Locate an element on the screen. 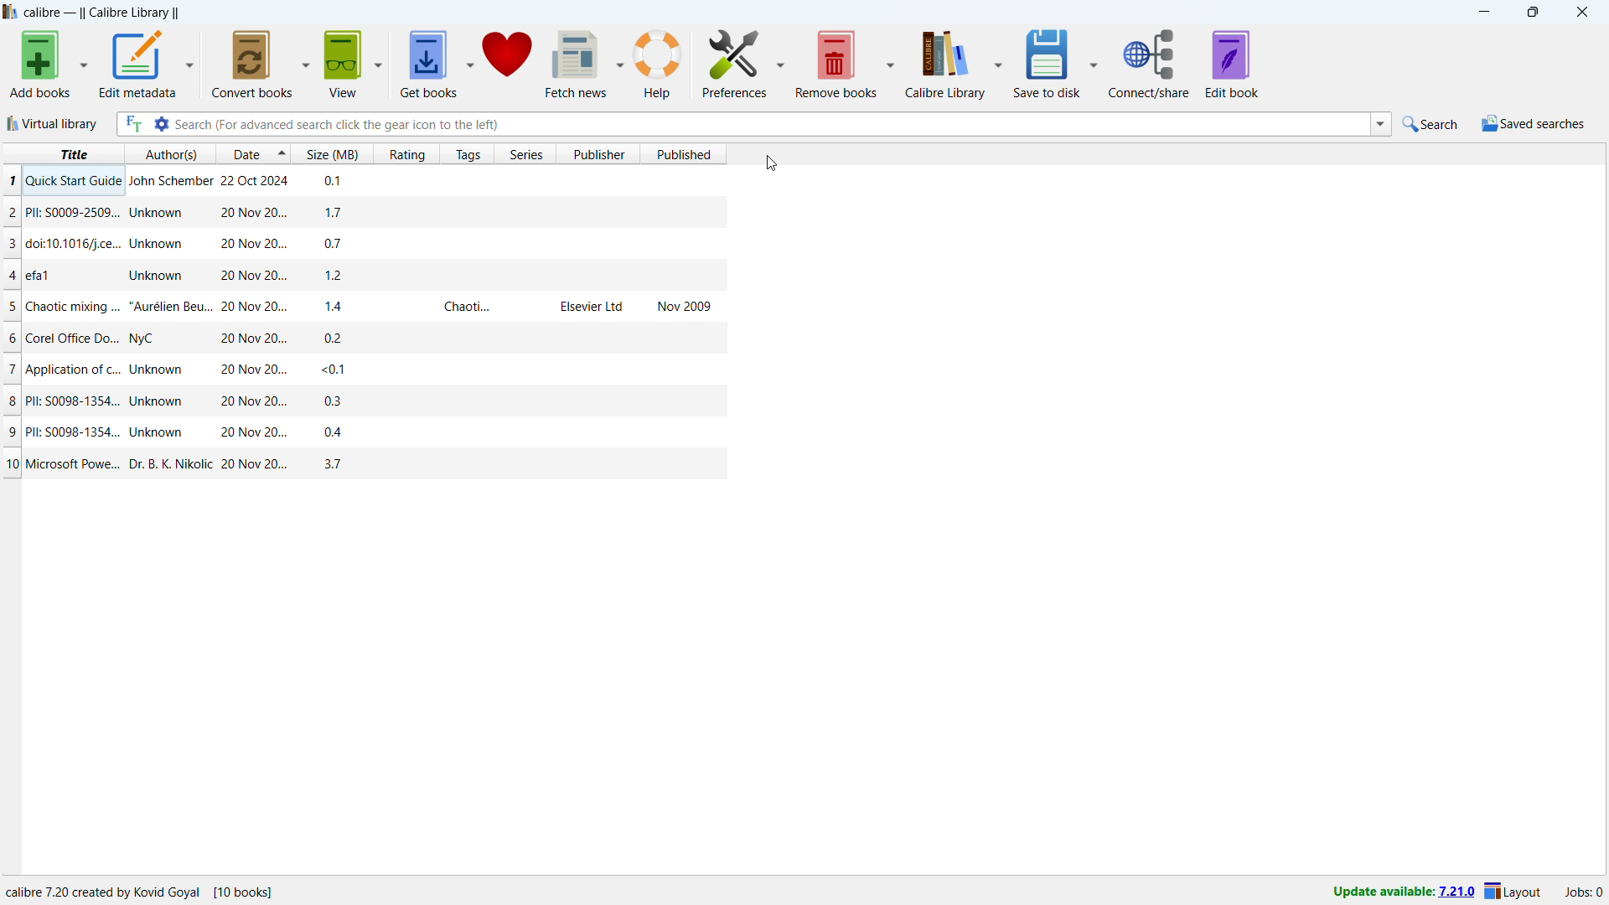 The image size is (1609, 905). donate to calibre is located at coordinates (507, 65).